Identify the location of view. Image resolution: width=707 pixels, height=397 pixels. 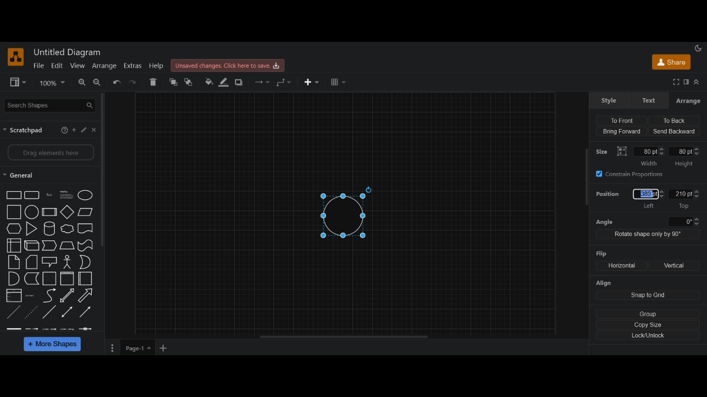
(19, 83).